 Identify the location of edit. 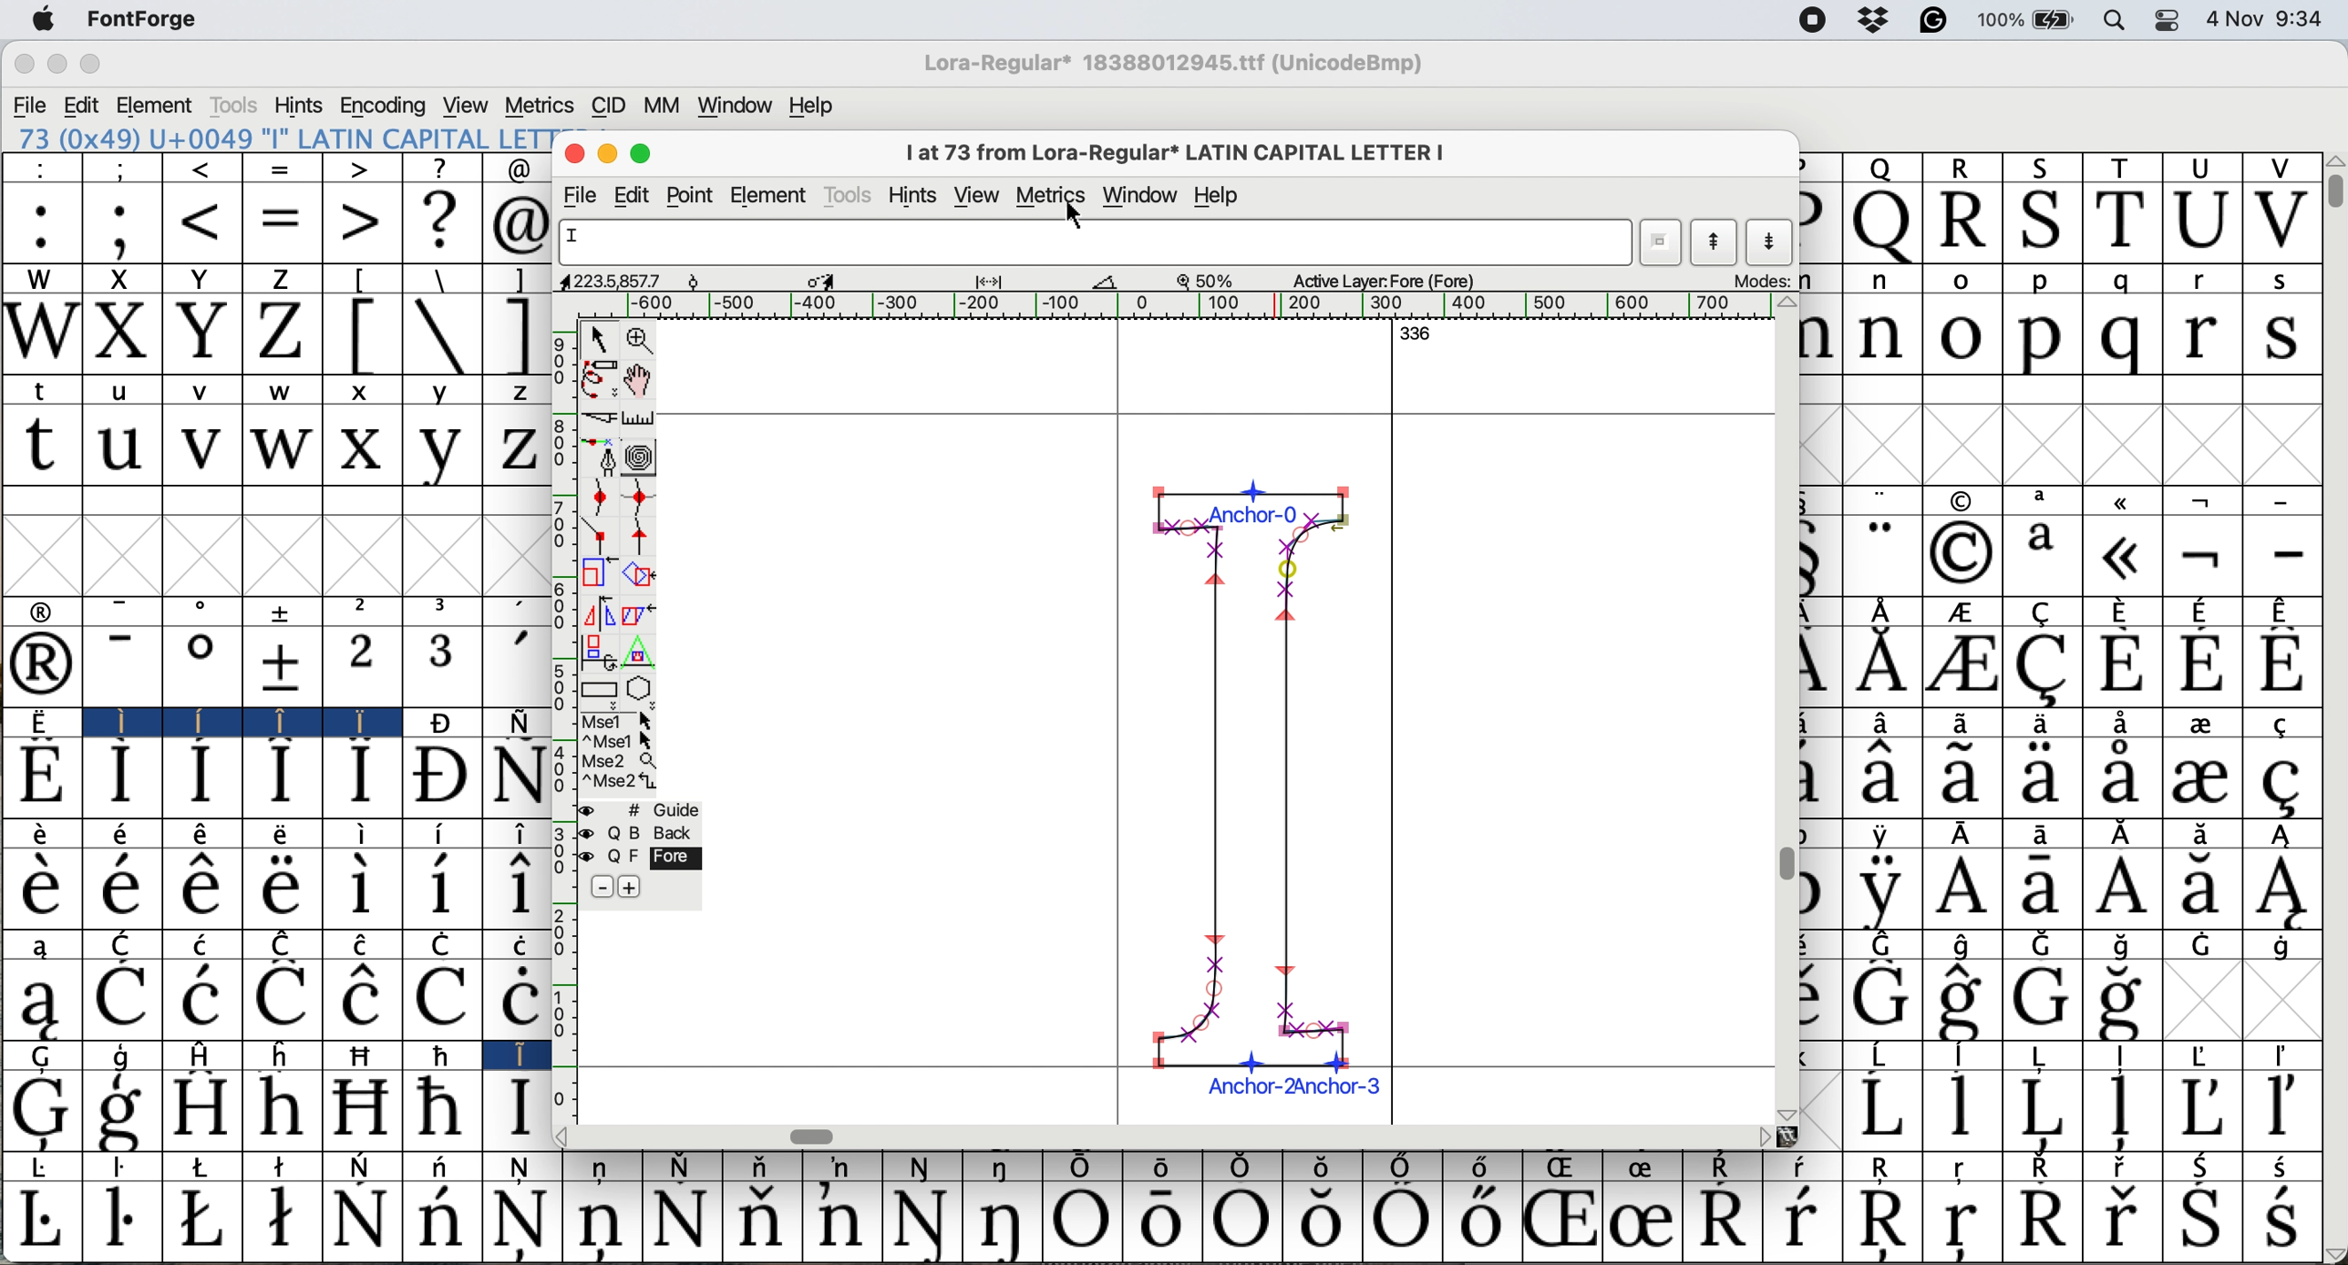
(82, 106).